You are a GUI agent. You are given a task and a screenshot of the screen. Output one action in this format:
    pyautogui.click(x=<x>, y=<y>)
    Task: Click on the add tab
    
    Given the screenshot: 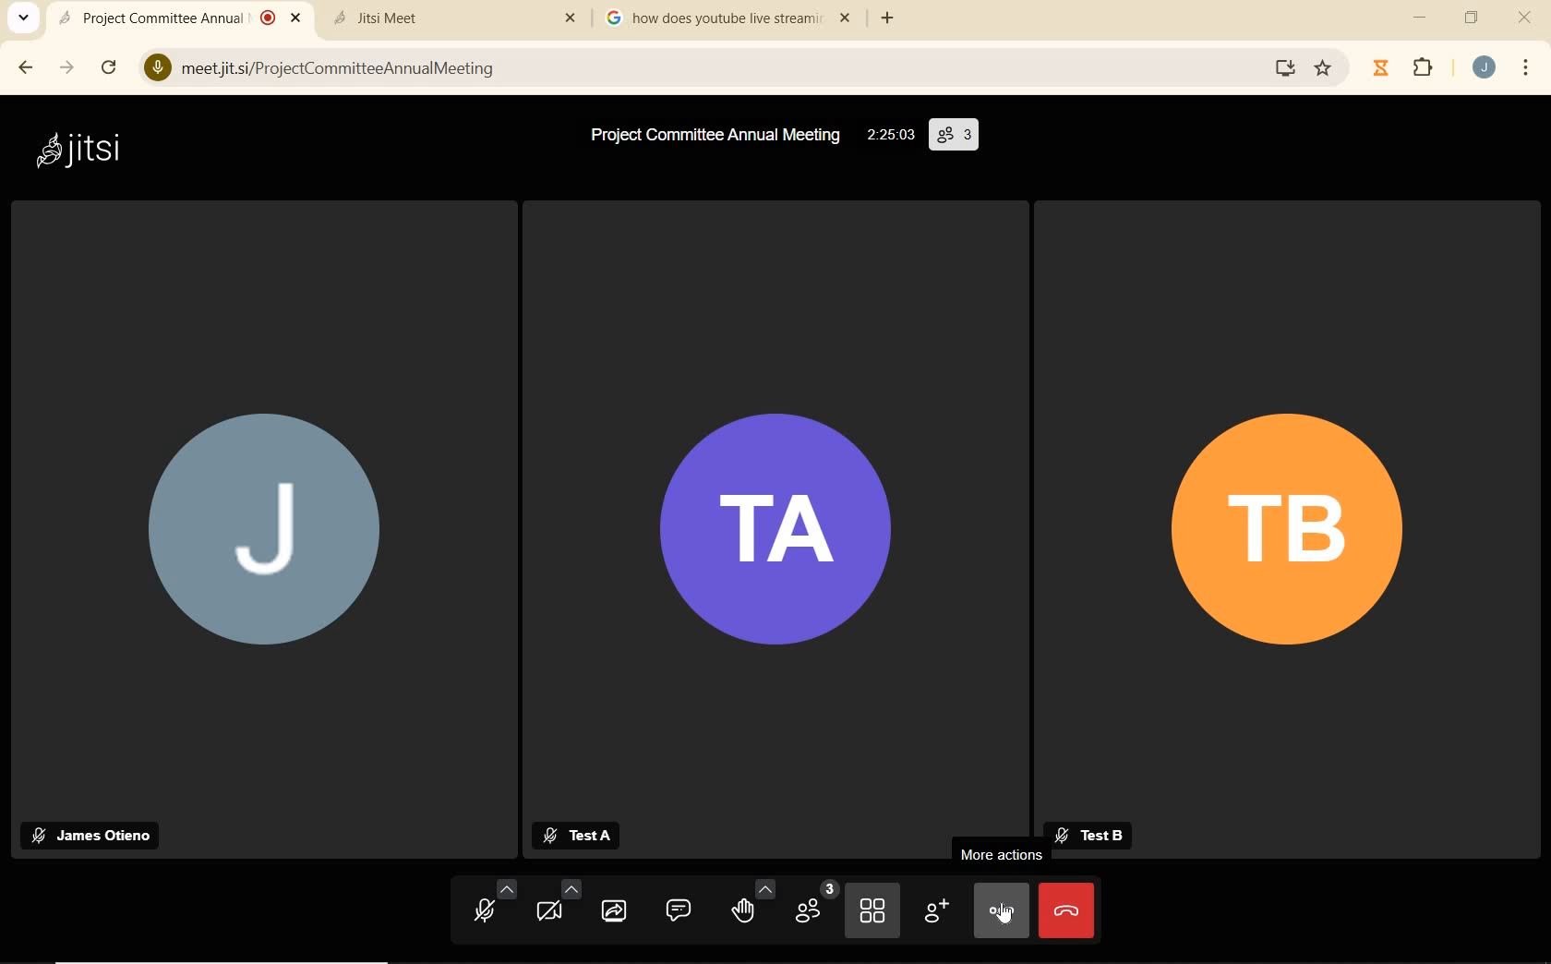 What is the action you would take?
    pyautogui.click(x=894, y=18)
    